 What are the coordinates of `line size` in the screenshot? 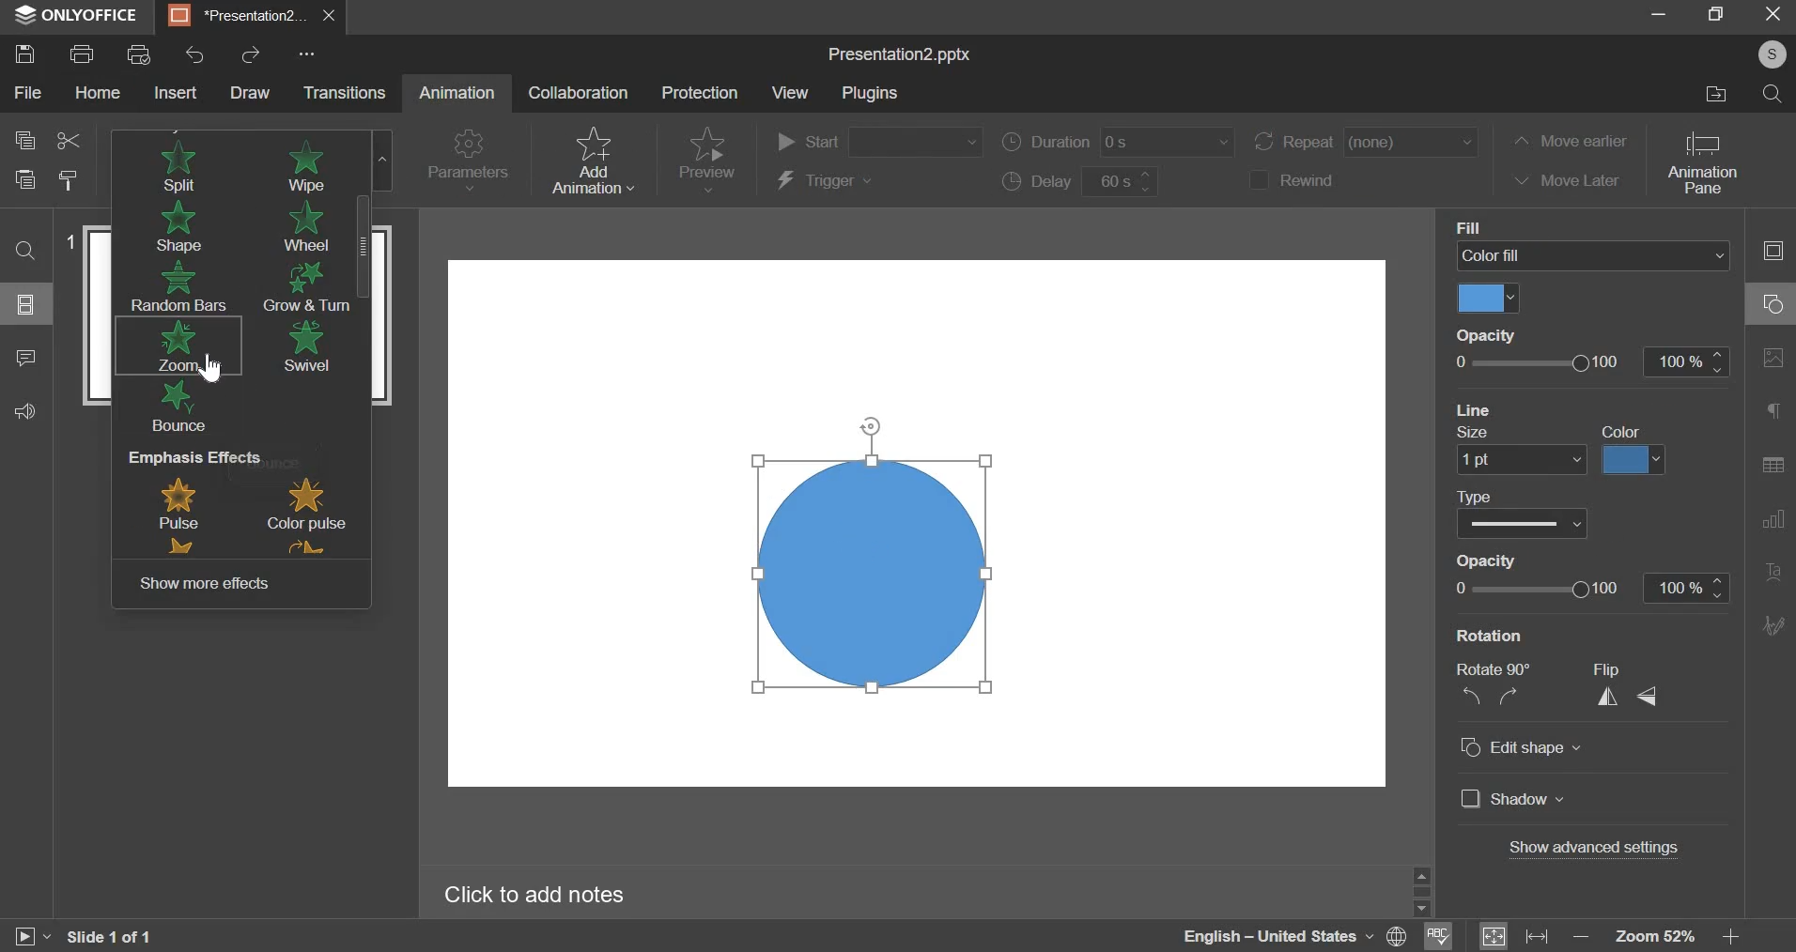 It's located at (1515, 462).